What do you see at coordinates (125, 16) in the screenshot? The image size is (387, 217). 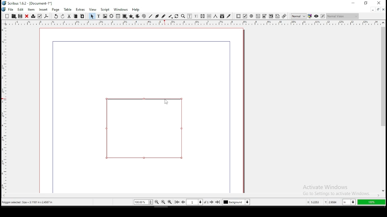 I see `shape` at bounding box center [125, 16].